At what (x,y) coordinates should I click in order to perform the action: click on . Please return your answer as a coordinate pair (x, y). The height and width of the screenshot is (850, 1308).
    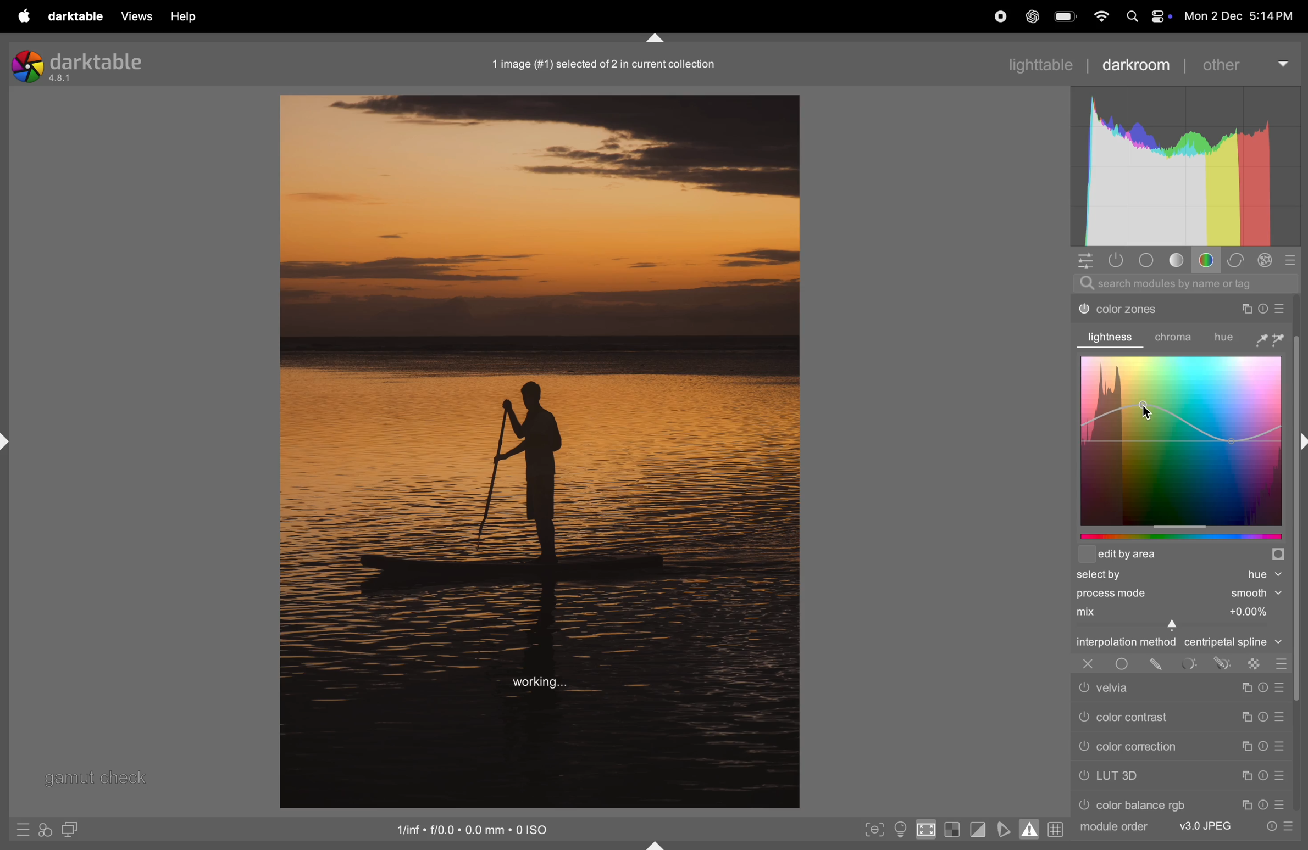
    Looking at the image, I should click on (1089, 662).